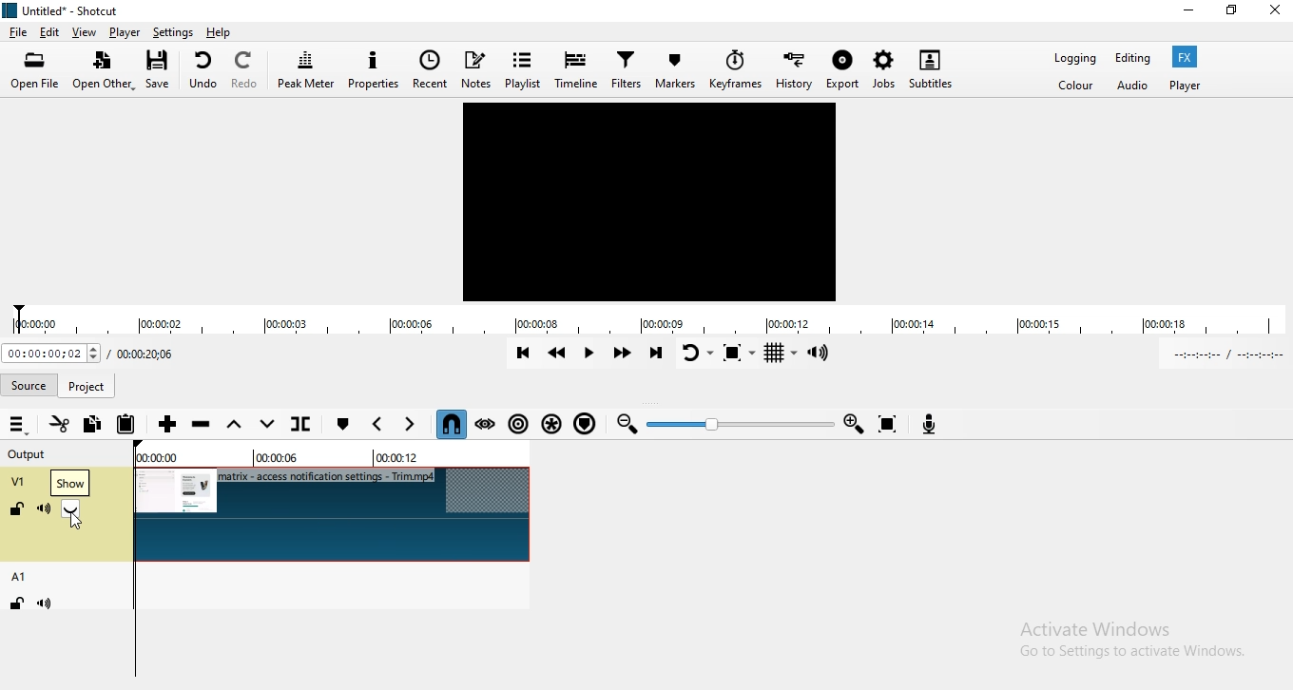 The width and height of the screenshot is (1293, 690). Describe the element at coordinates (624, 354) in the screenshot. I see `Play quickly forward` at that location.